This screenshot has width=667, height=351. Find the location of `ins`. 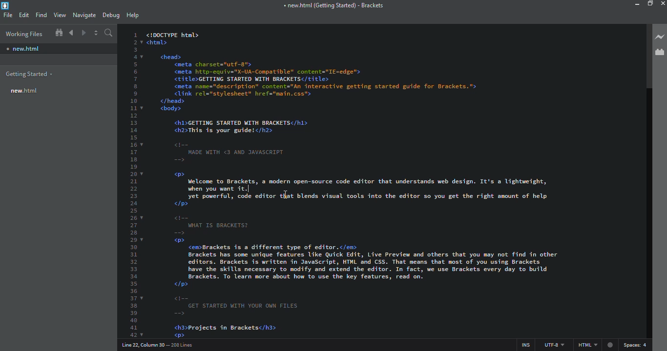

ins is located at coordinates (524, 344).